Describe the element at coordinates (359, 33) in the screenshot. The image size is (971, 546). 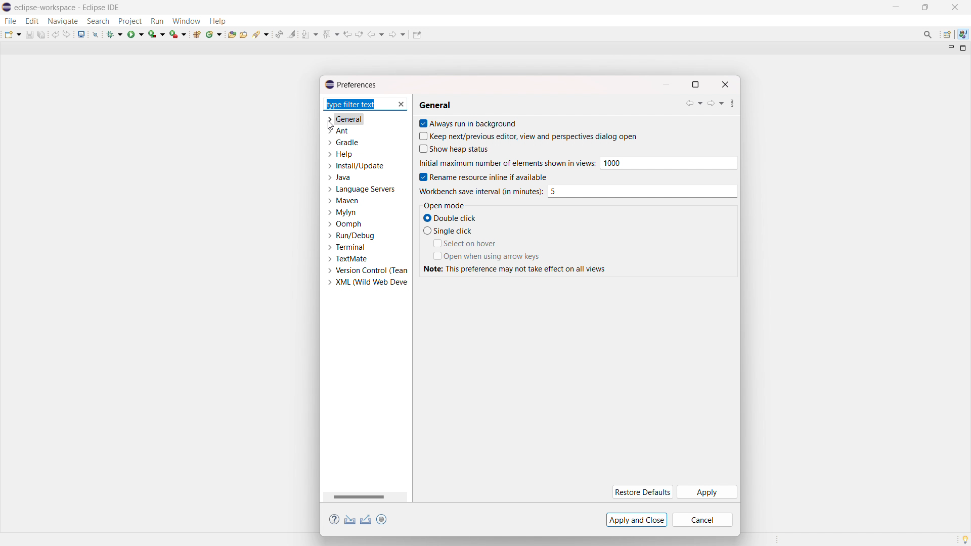
I see `view next location` at that location.